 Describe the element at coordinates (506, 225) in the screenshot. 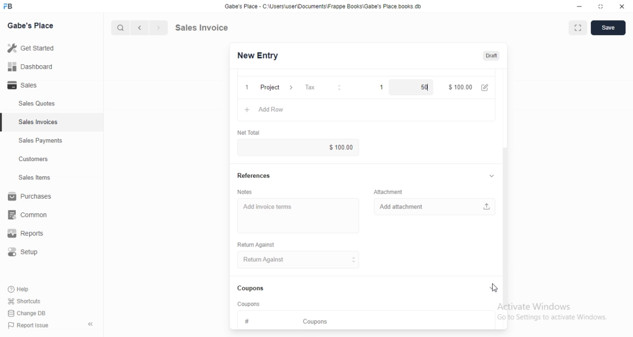

I see `scroll bar` at that location.